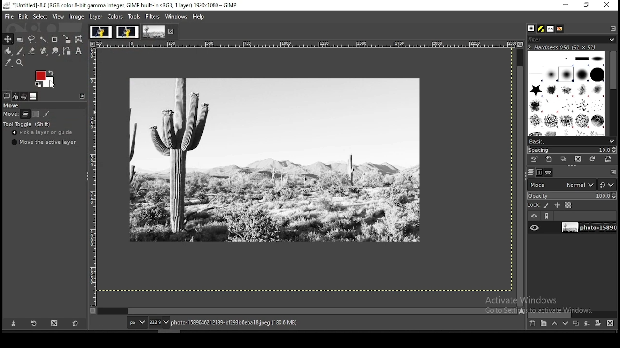 This screenshot has height=348, width=620. What do you see at coordinates (532, 29) in the screenshot?
I see `brushes` at bounding box center [532, 29].